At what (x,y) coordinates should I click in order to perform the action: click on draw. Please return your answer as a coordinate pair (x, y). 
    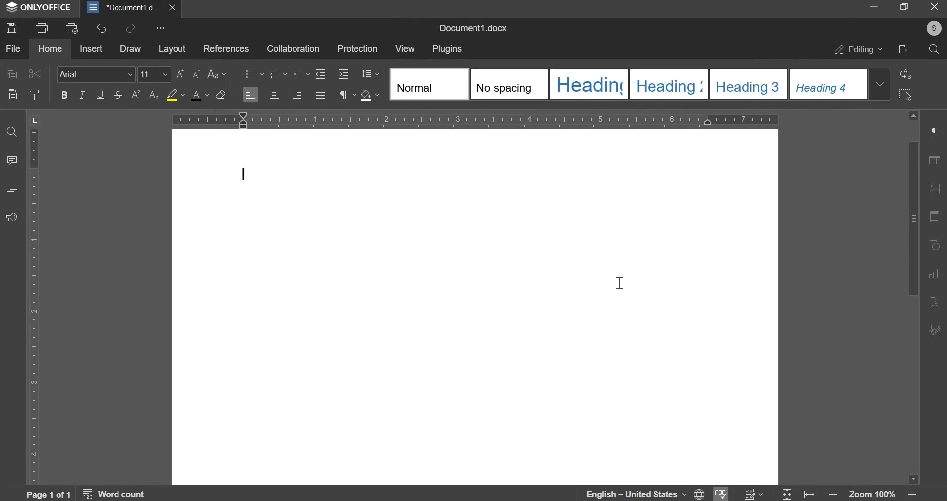
    Looking at the image, I should click on (130, 49).